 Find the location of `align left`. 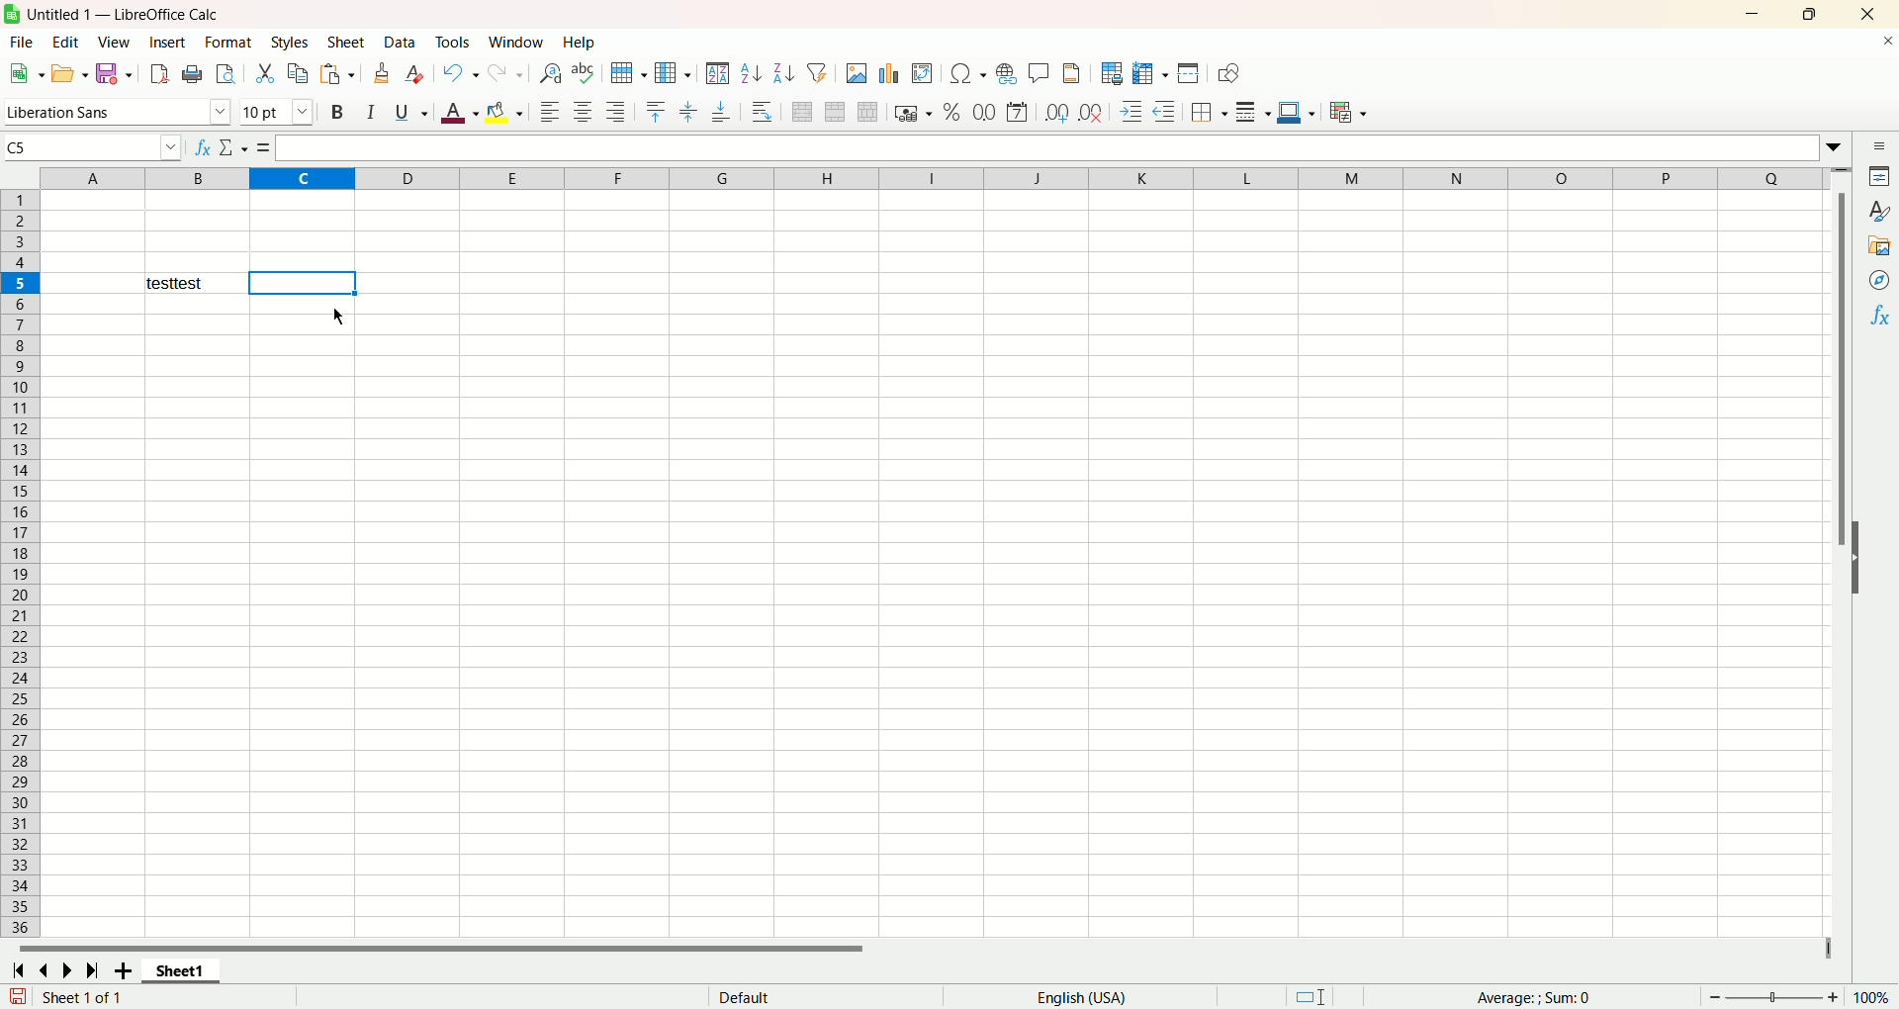

align left is located at coordinates (550, 109).